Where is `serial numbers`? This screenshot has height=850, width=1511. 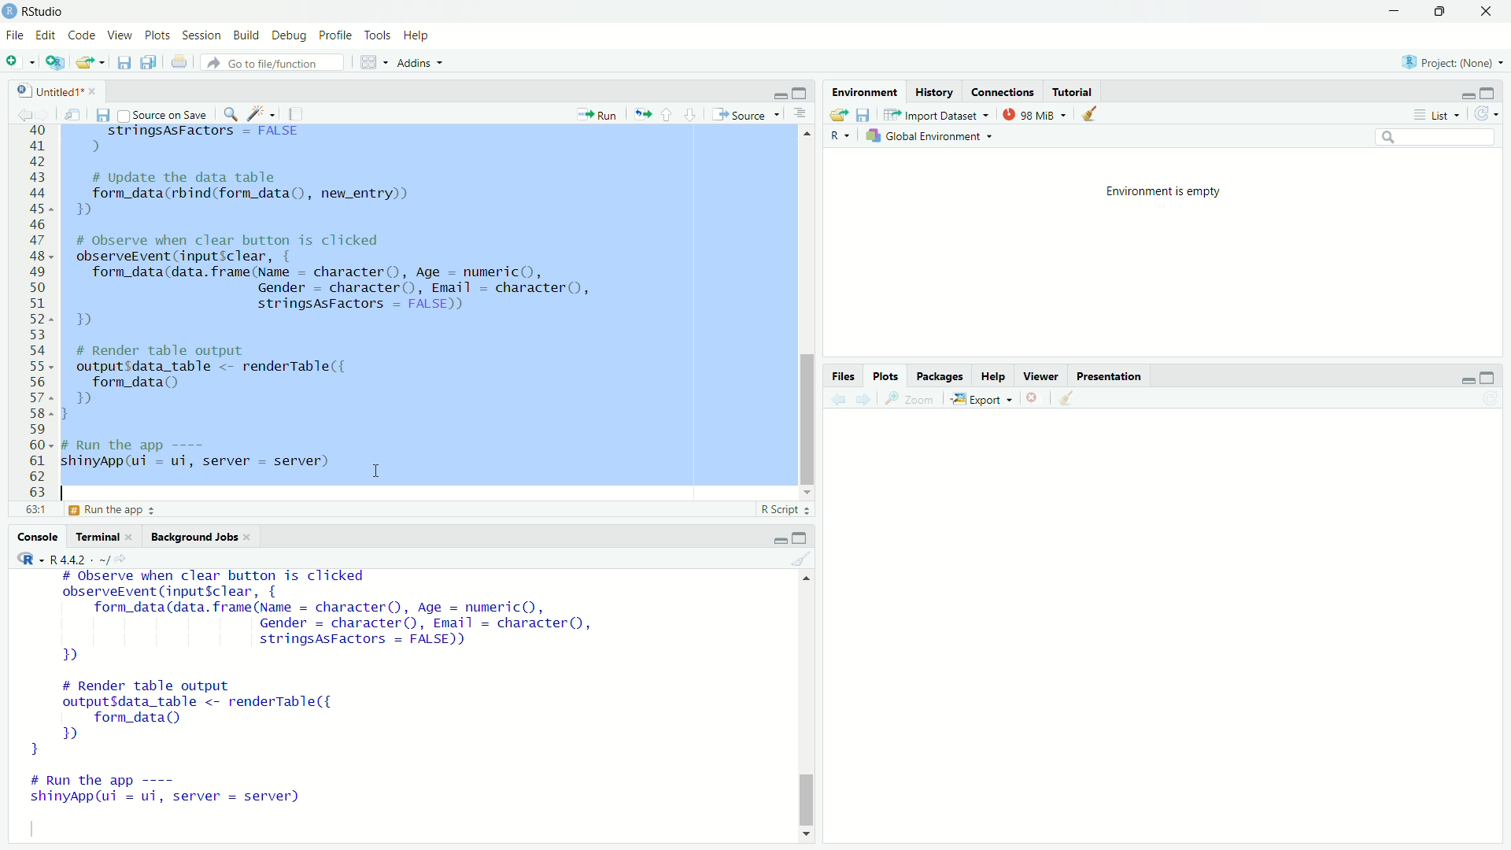 serial numbers is located at coordinates (35, 315).